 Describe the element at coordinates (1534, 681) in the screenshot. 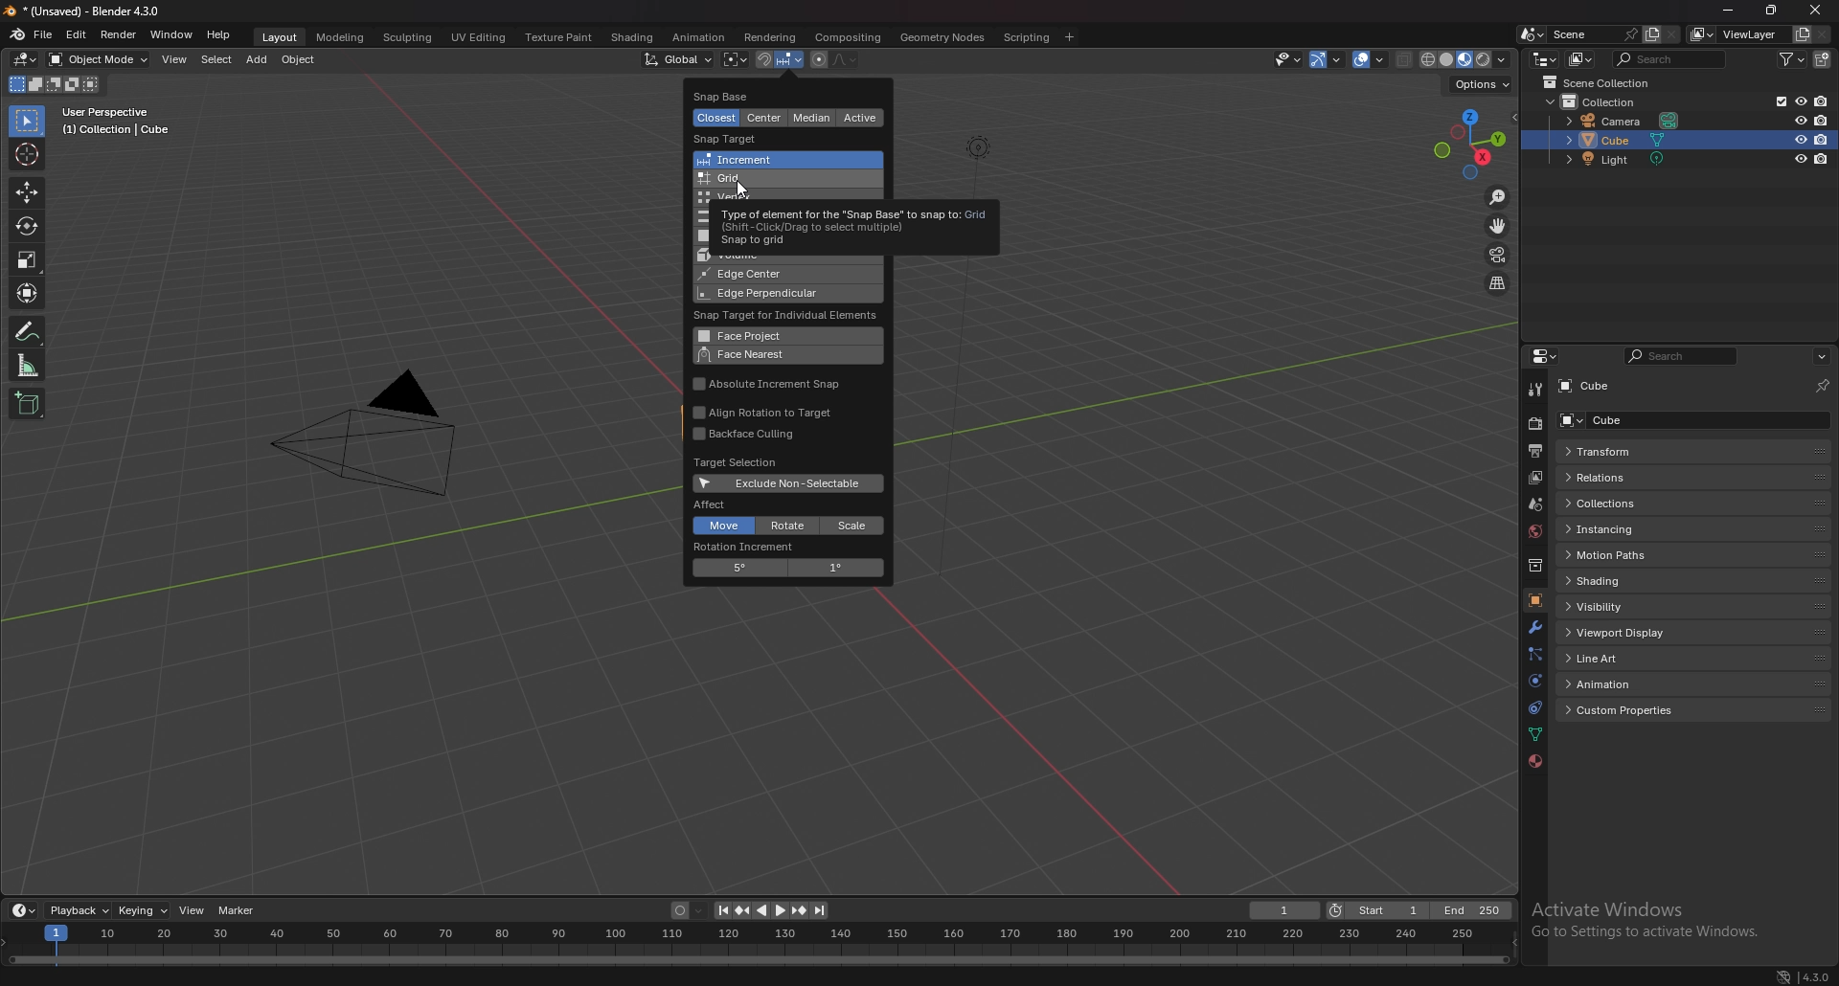

I see `physics` at that location.